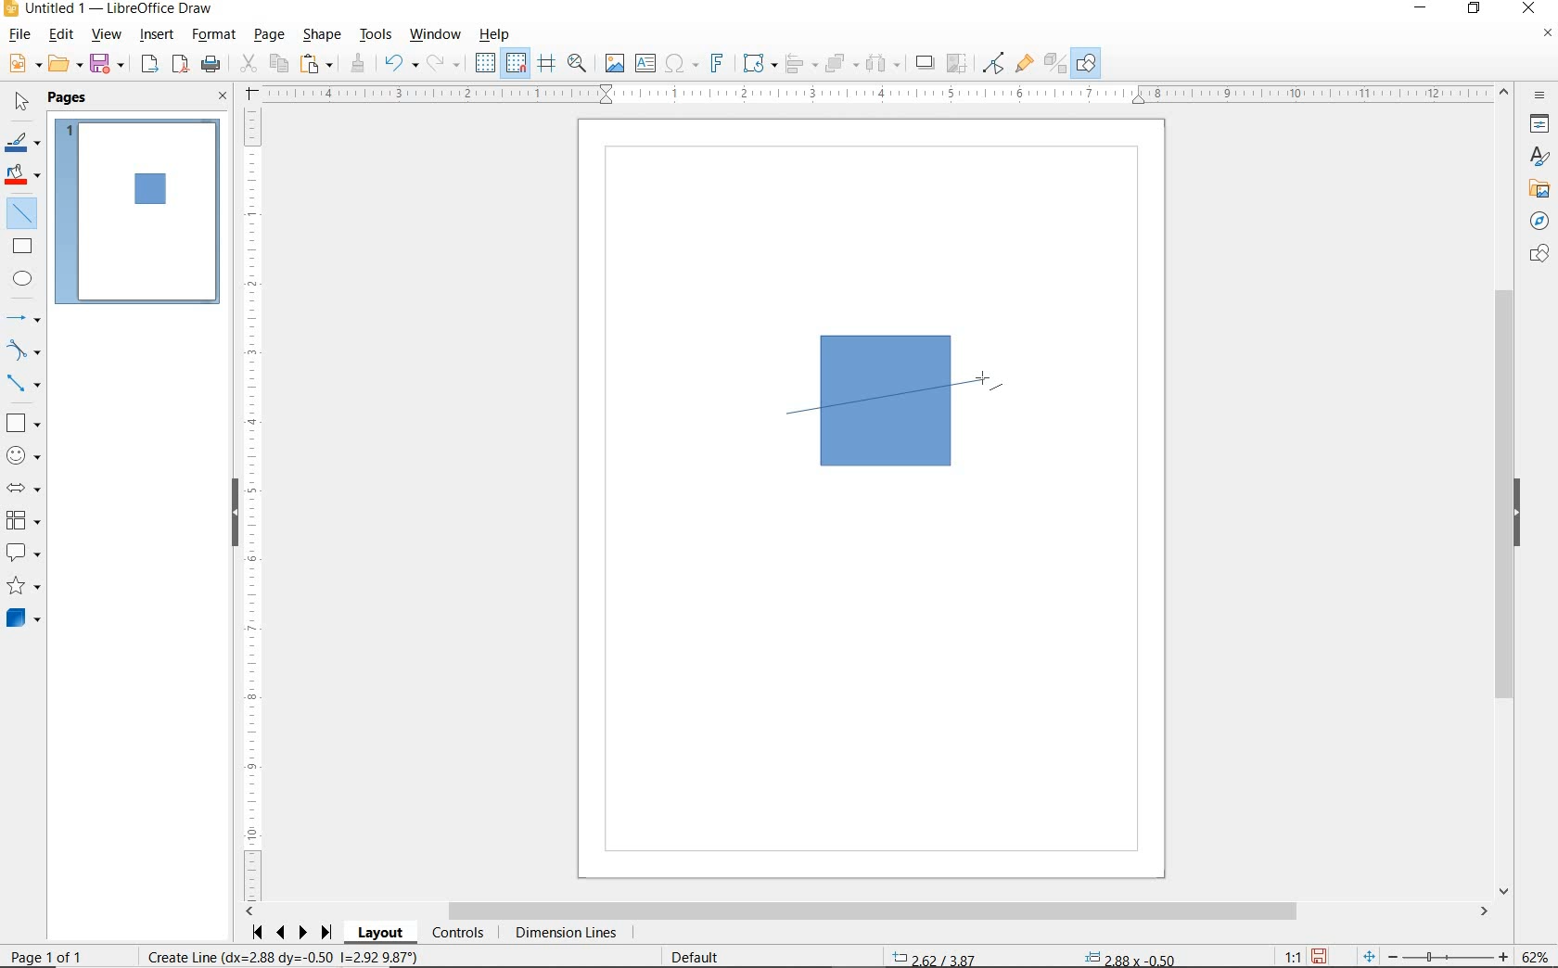 The width and height of the screenshot is (1558, 968). What do you see at coordinates (1023, 62) in the screenshot?
I see `SHOW GLUEPOINT FUNCTIONS` at bounding box center [1023, 62].